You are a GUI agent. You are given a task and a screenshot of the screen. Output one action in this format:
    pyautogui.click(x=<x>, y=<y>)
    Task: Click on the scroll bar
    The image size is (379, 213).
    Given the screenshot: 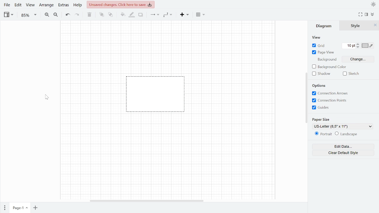 What is the action you would take?
    pyautogui.click(x=147, y=201)
    